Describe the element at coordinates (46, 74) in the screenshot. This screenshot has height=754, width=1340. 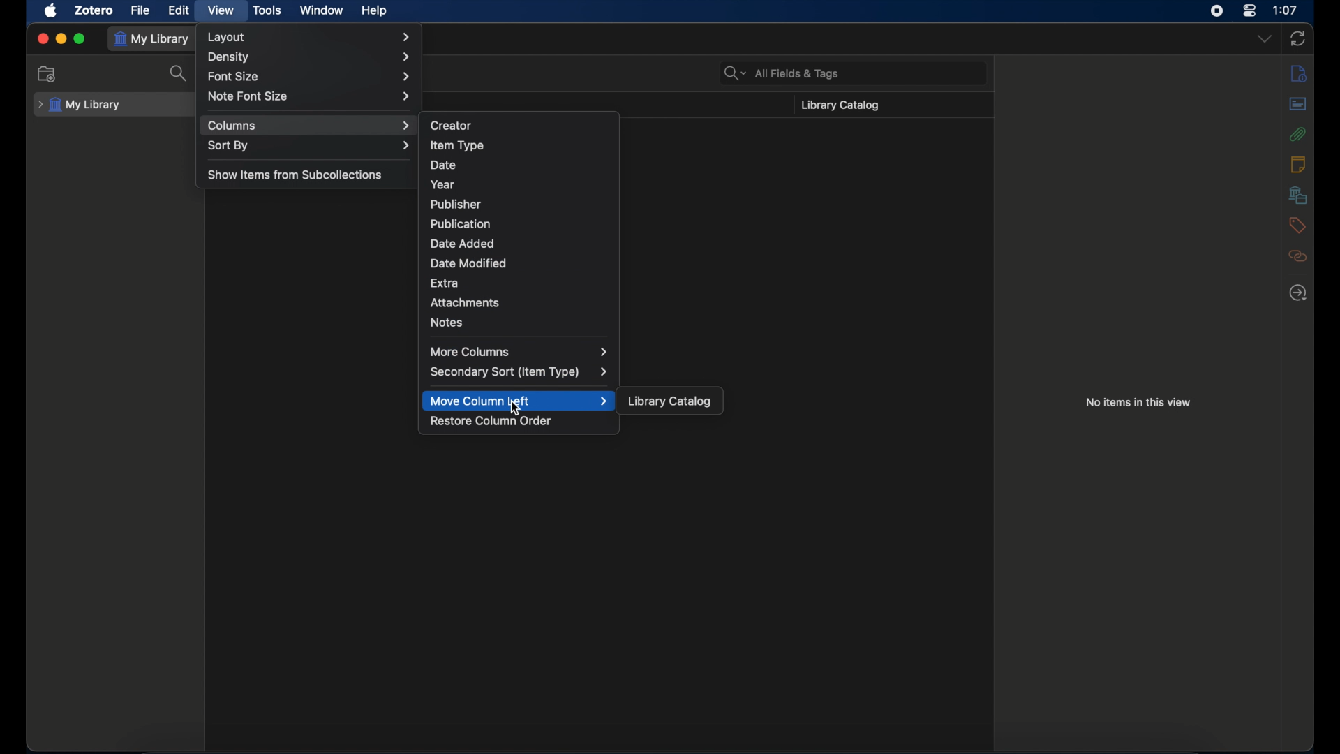
I see `new collection` at that location.